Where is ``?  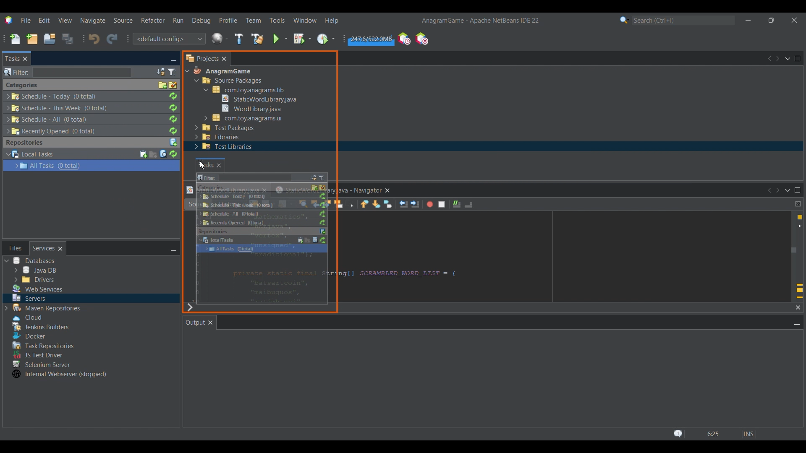
 is located at coordinates (217, 138).